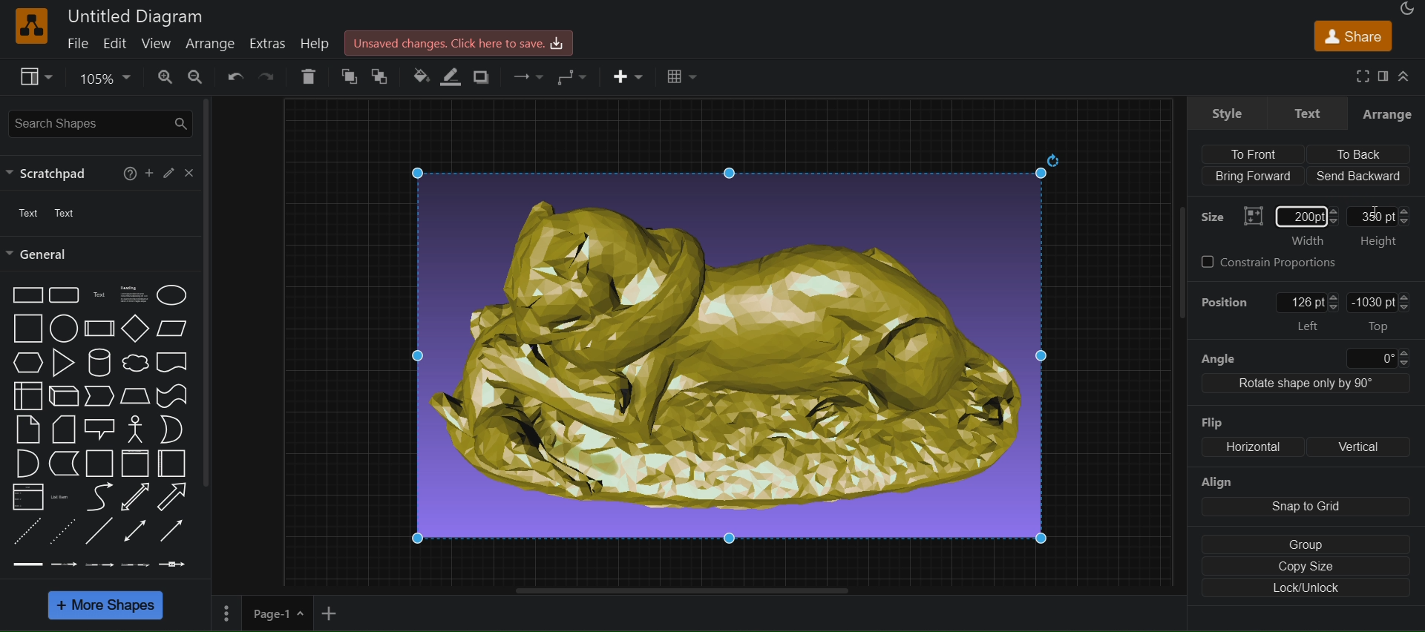 This screenshot has height=632, width=1425. Describe the element at coordinates (1239, 449) in the screenshot. I see `flip: Horizontal` at that location.